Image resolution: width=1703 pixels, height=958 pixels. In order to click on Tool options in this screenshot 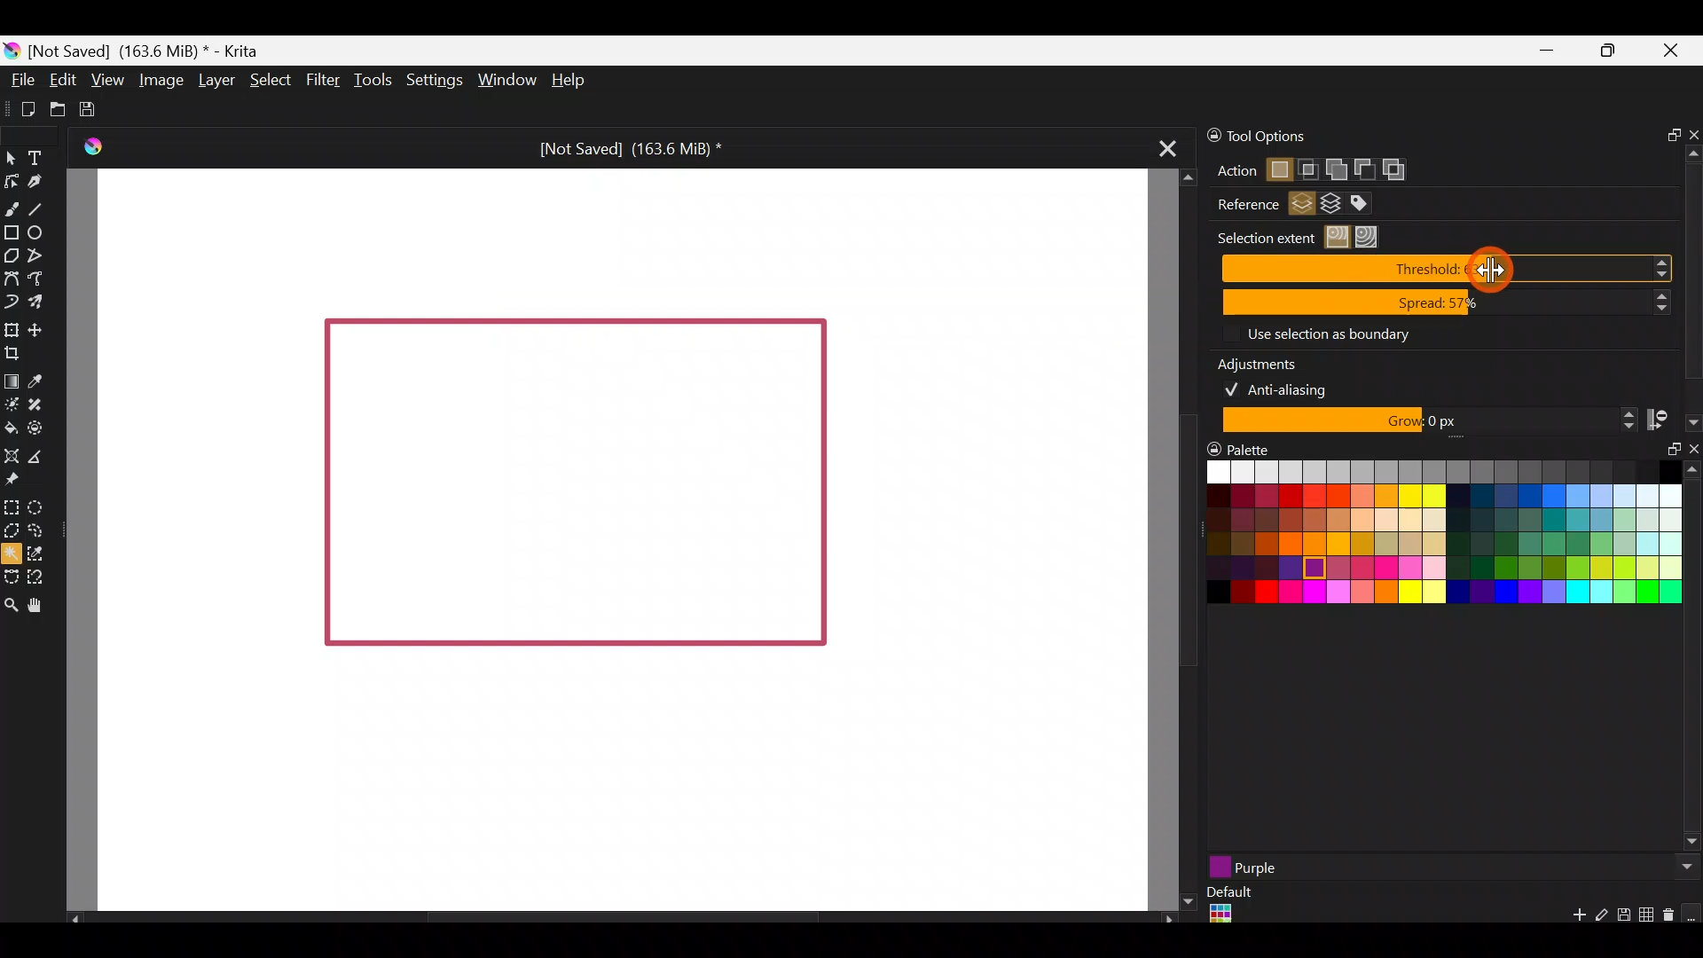, I will do `click(1302, 137)`.